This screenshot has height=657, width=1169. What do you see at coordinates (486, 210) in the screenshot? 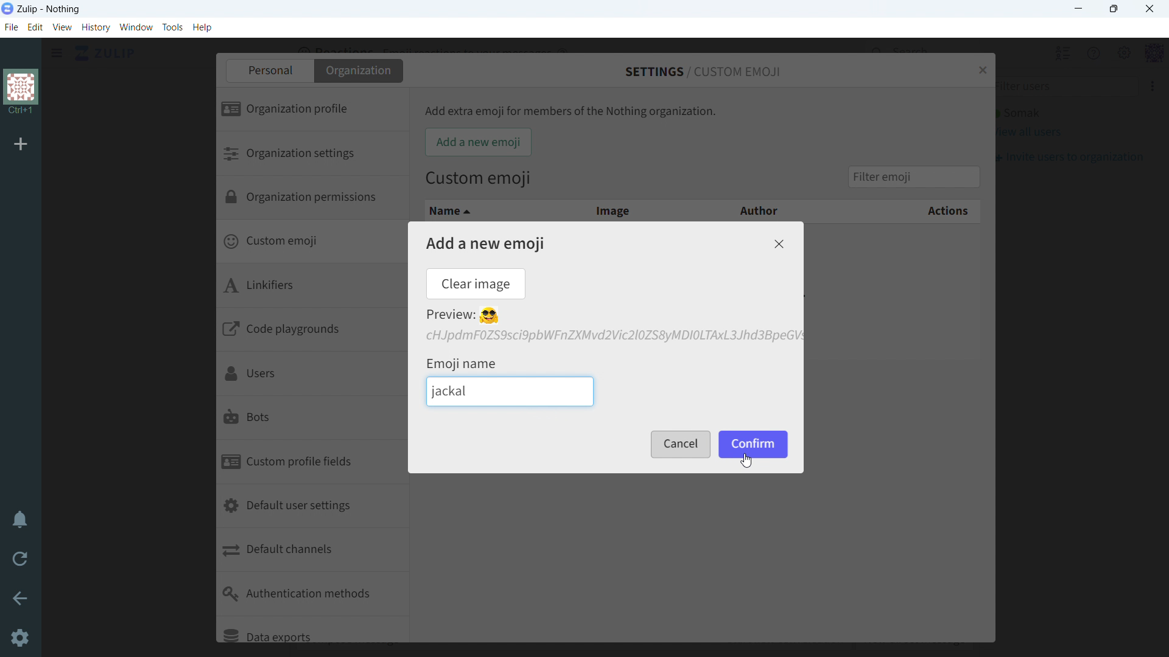
I see `name` at bounding box center [486, 210].